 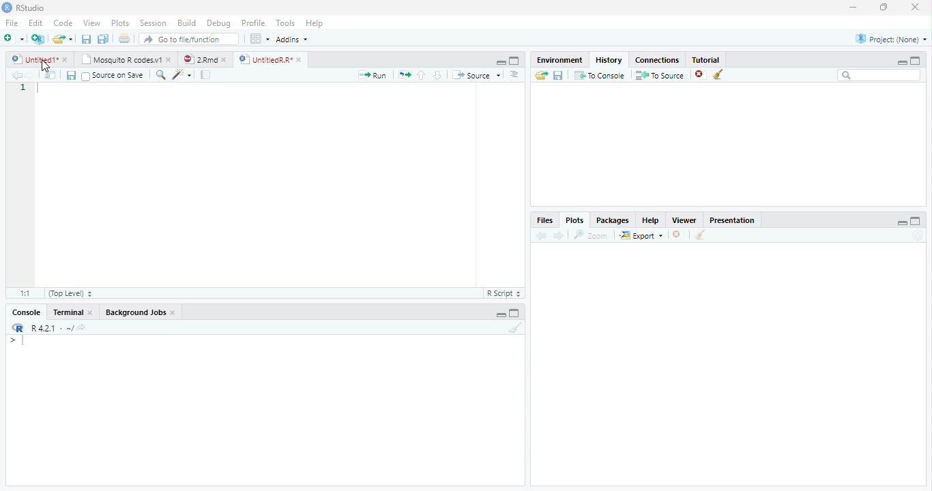 What do you see at coordinates (23, 293) in the screenshot?
I see `1:1` at bounding box center [23, 293].